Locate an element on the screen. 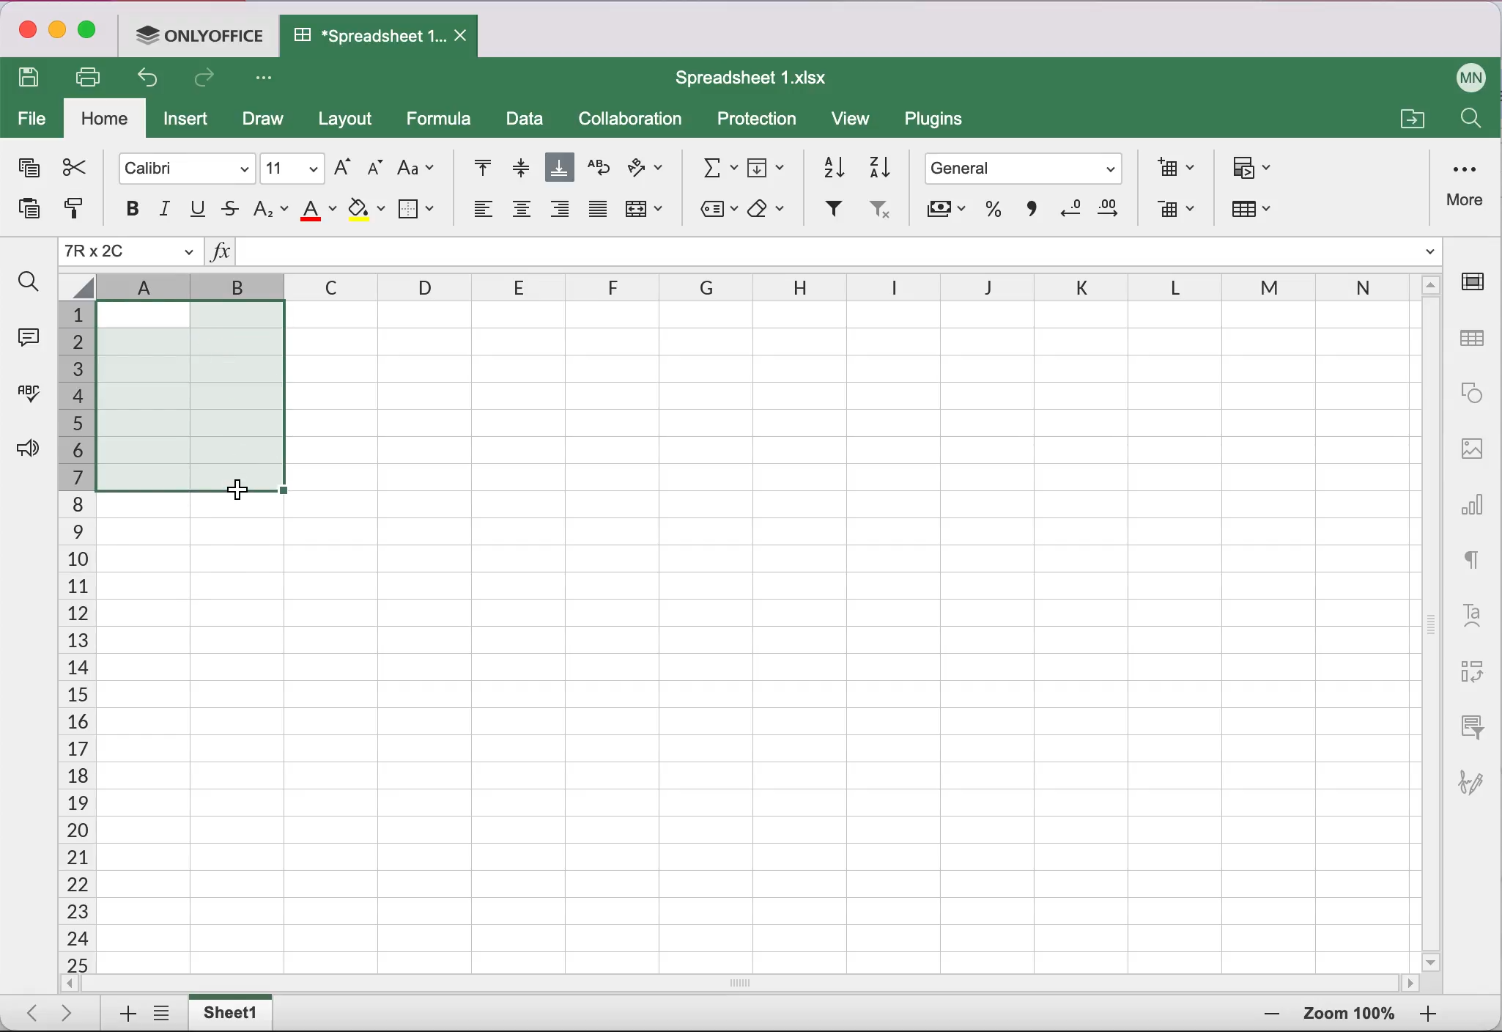 The height and width of the screenshot is (1032, 1502). clear is located at coordinates (771, 210).